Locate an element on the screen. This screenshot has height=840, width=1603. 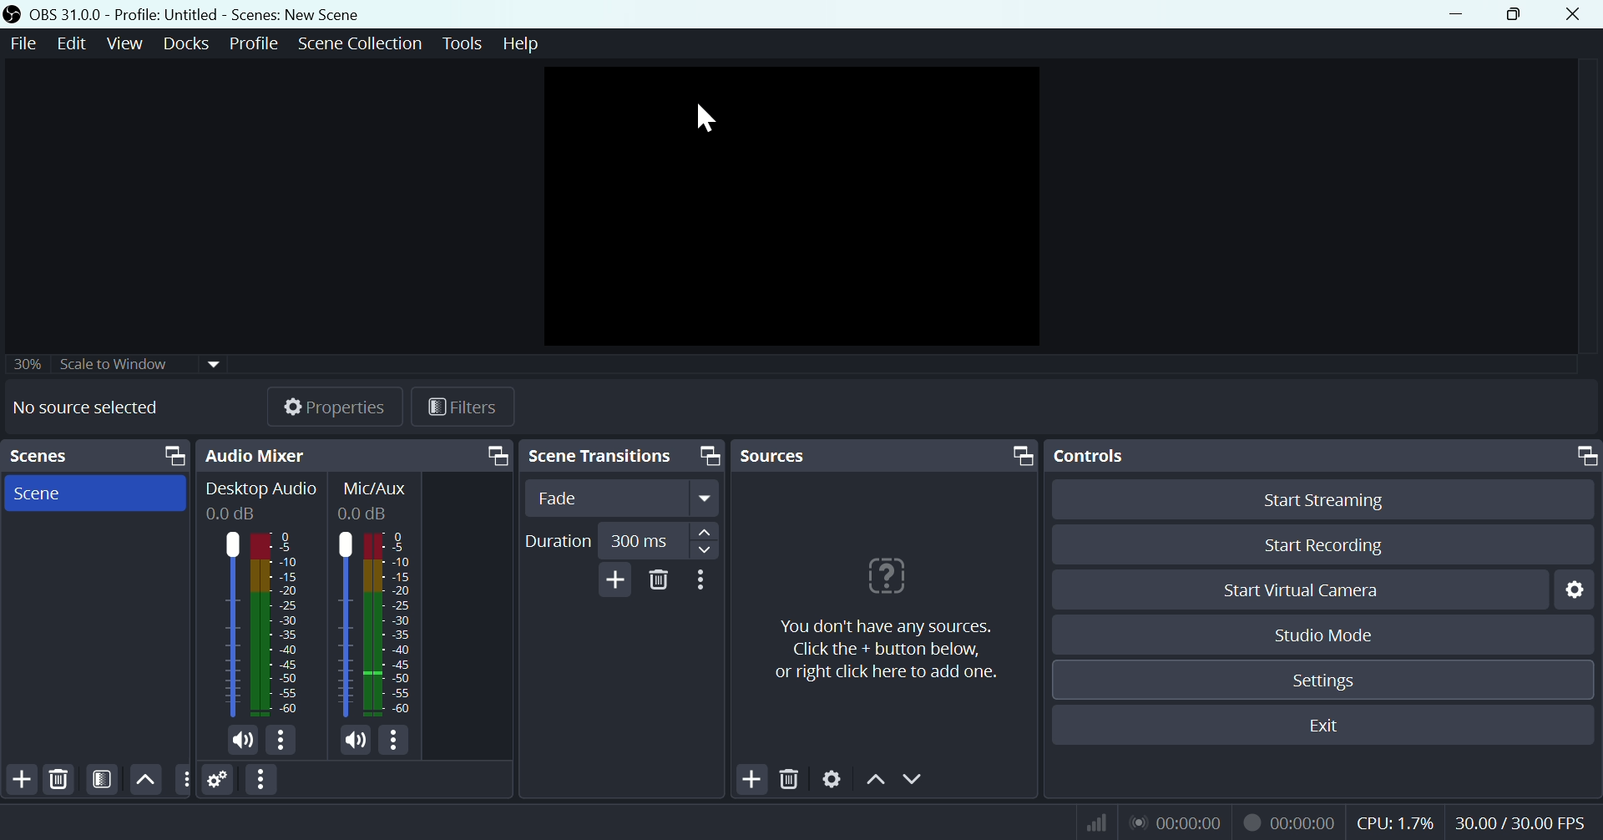
sources note is located at coordinates (886, 630).